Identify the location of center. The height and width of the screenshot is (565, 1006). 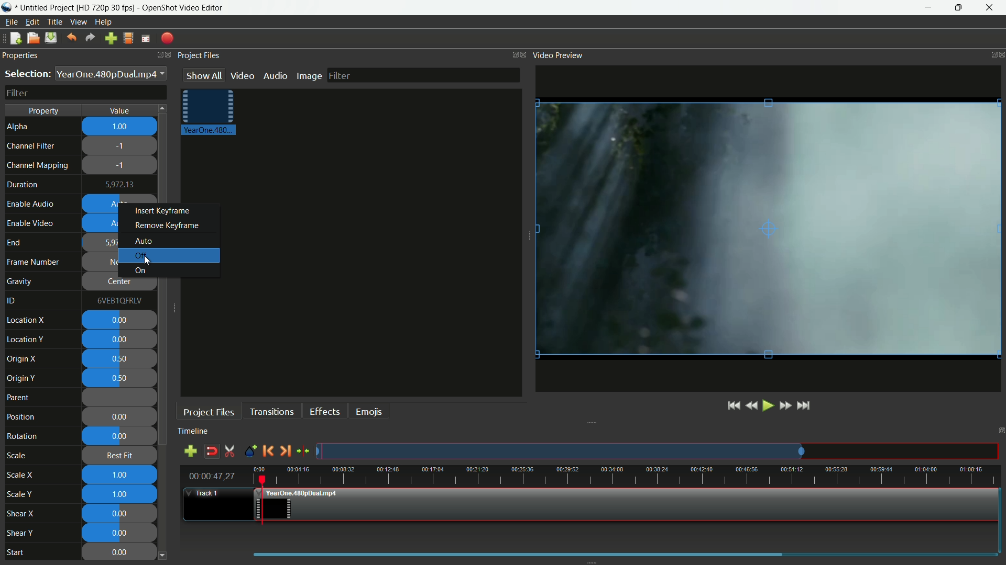
(118, 282).